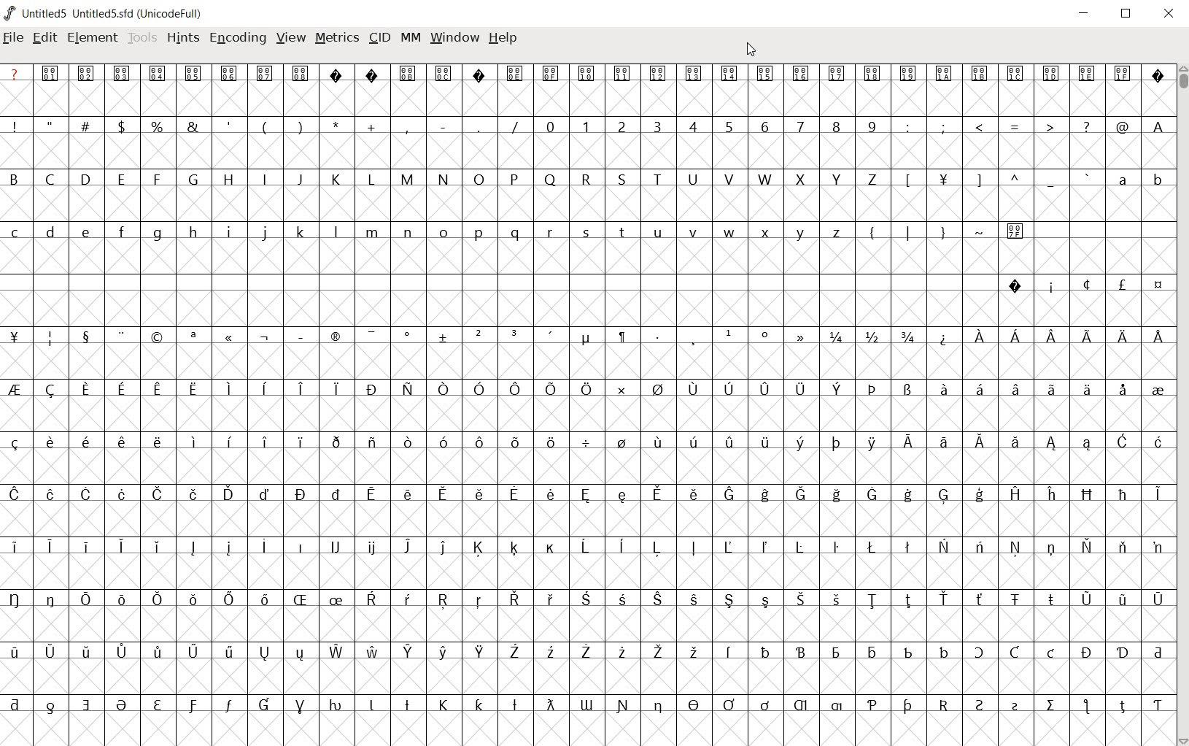  I want to click on Symbol, so click(371, 706).